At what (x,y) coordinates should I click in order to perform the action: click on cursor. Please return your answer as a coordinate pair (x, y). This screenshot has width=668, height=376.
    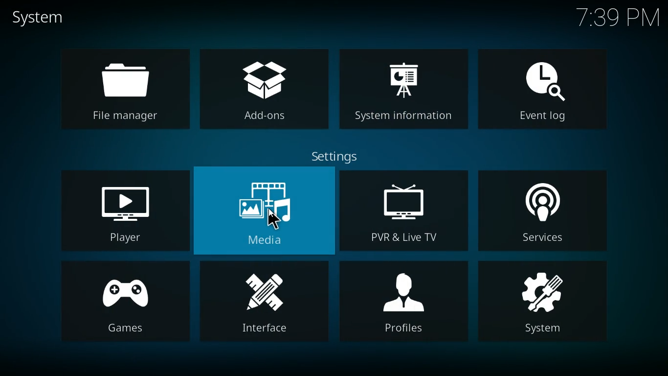
    Looking at the image, I should click on (277, 219).